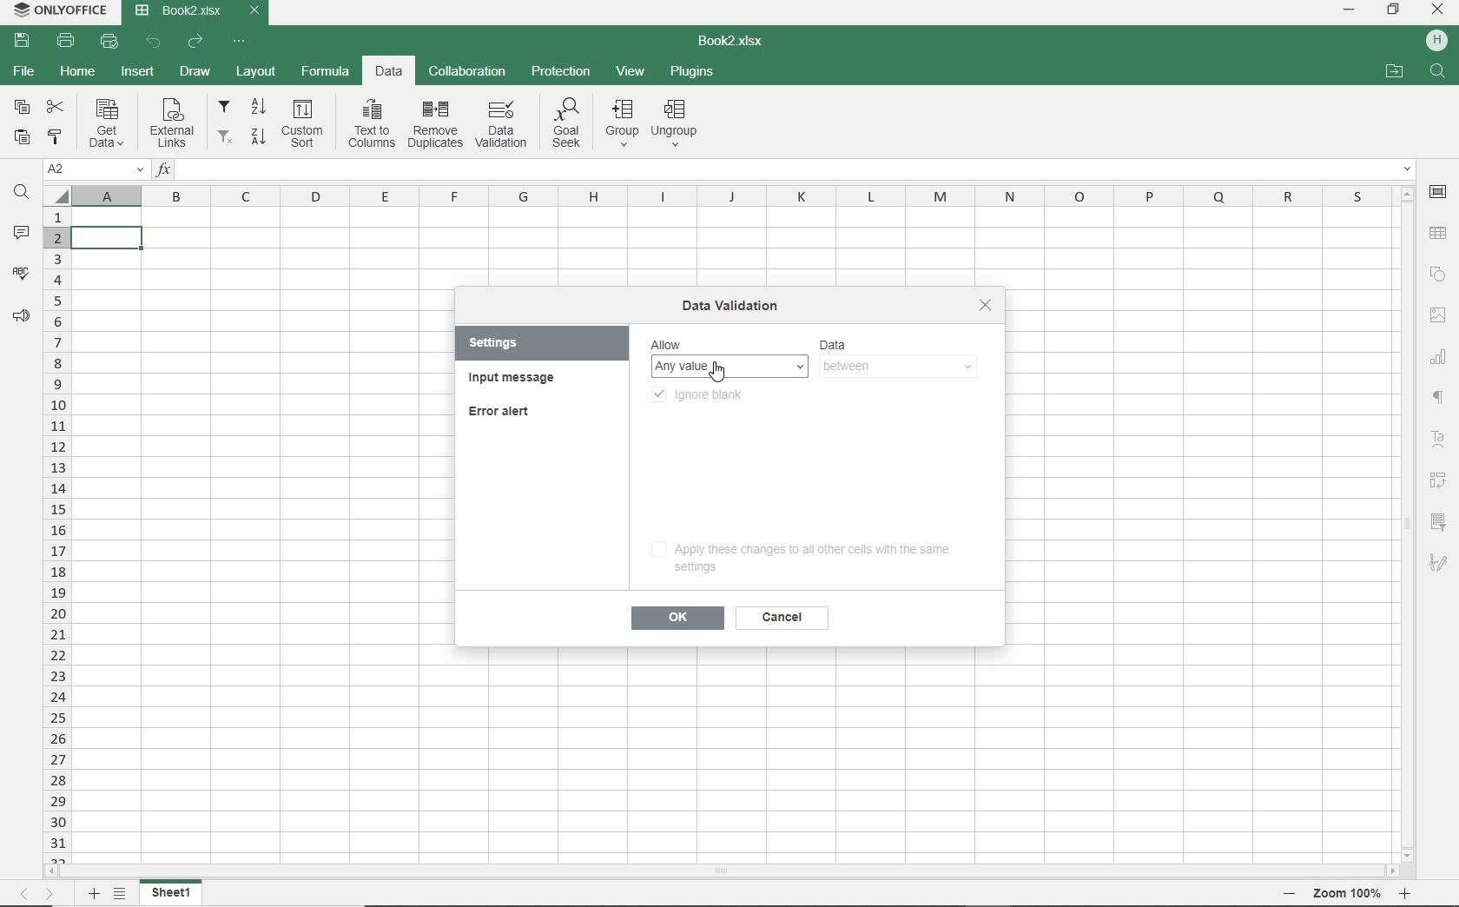 This screenshot has height=907, width=1459. Describe the element at coordinates (241, 43) in the screenshot. I see `CUSTOMIZE QUICK ACCESS TOOLBAR` at that location.